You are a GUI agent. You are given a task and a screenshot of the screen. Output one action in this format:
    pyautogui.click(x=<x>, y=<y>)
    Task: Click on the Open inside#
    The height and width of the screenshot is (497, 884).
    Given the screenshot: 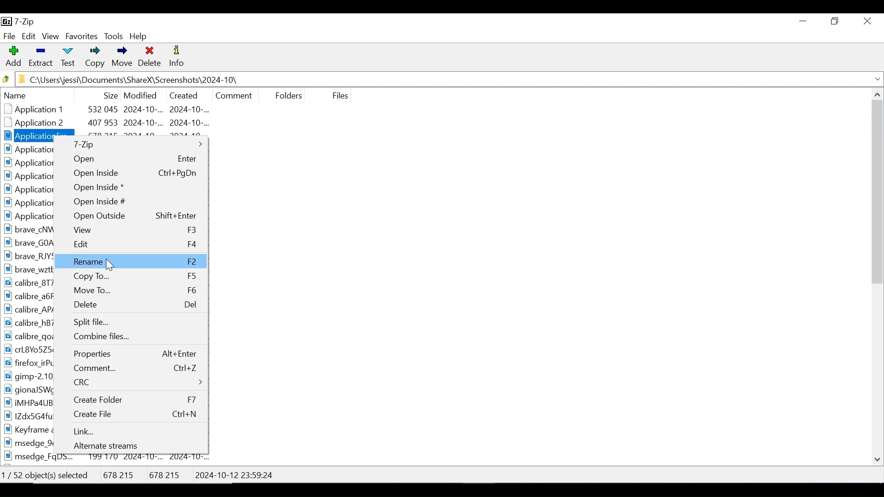 What is the action you would take?
    pyautogui.click(x=131, y=201)
    